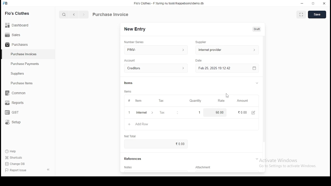 The width and height of the screenshot is (331, 186). I want to click on new entry, so click(134, 29).